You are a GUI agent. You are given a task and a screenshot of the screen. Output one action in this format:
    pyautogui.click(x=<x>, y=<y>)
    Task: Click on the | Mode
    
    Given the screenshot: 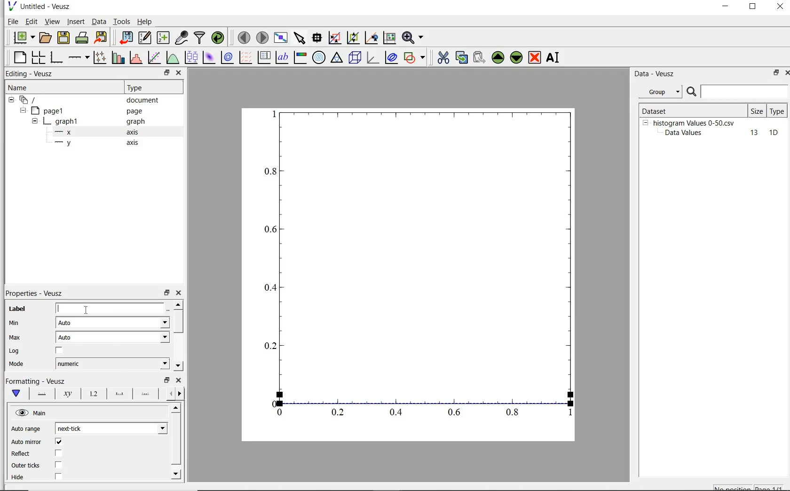 What is the action you would take?
    pyautogui.click(x=16, y=365)
    